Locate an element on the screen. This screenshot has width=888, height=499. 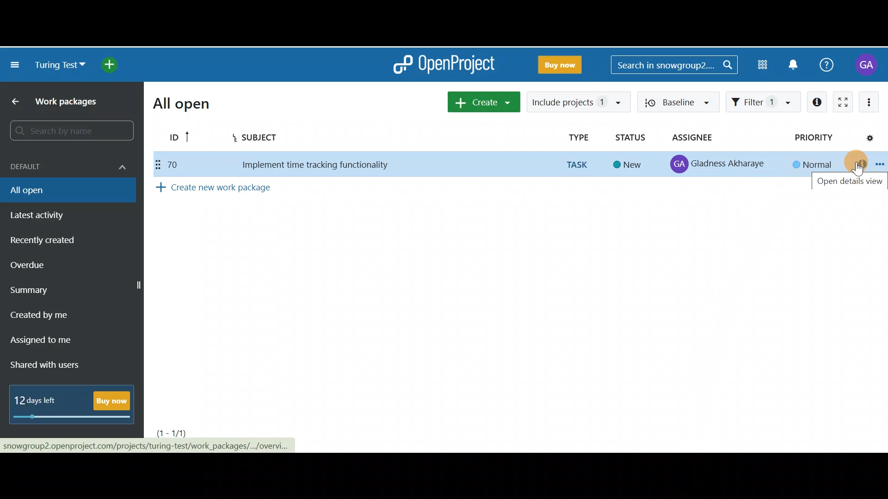
Created by me is located at coordinates (61, 318).